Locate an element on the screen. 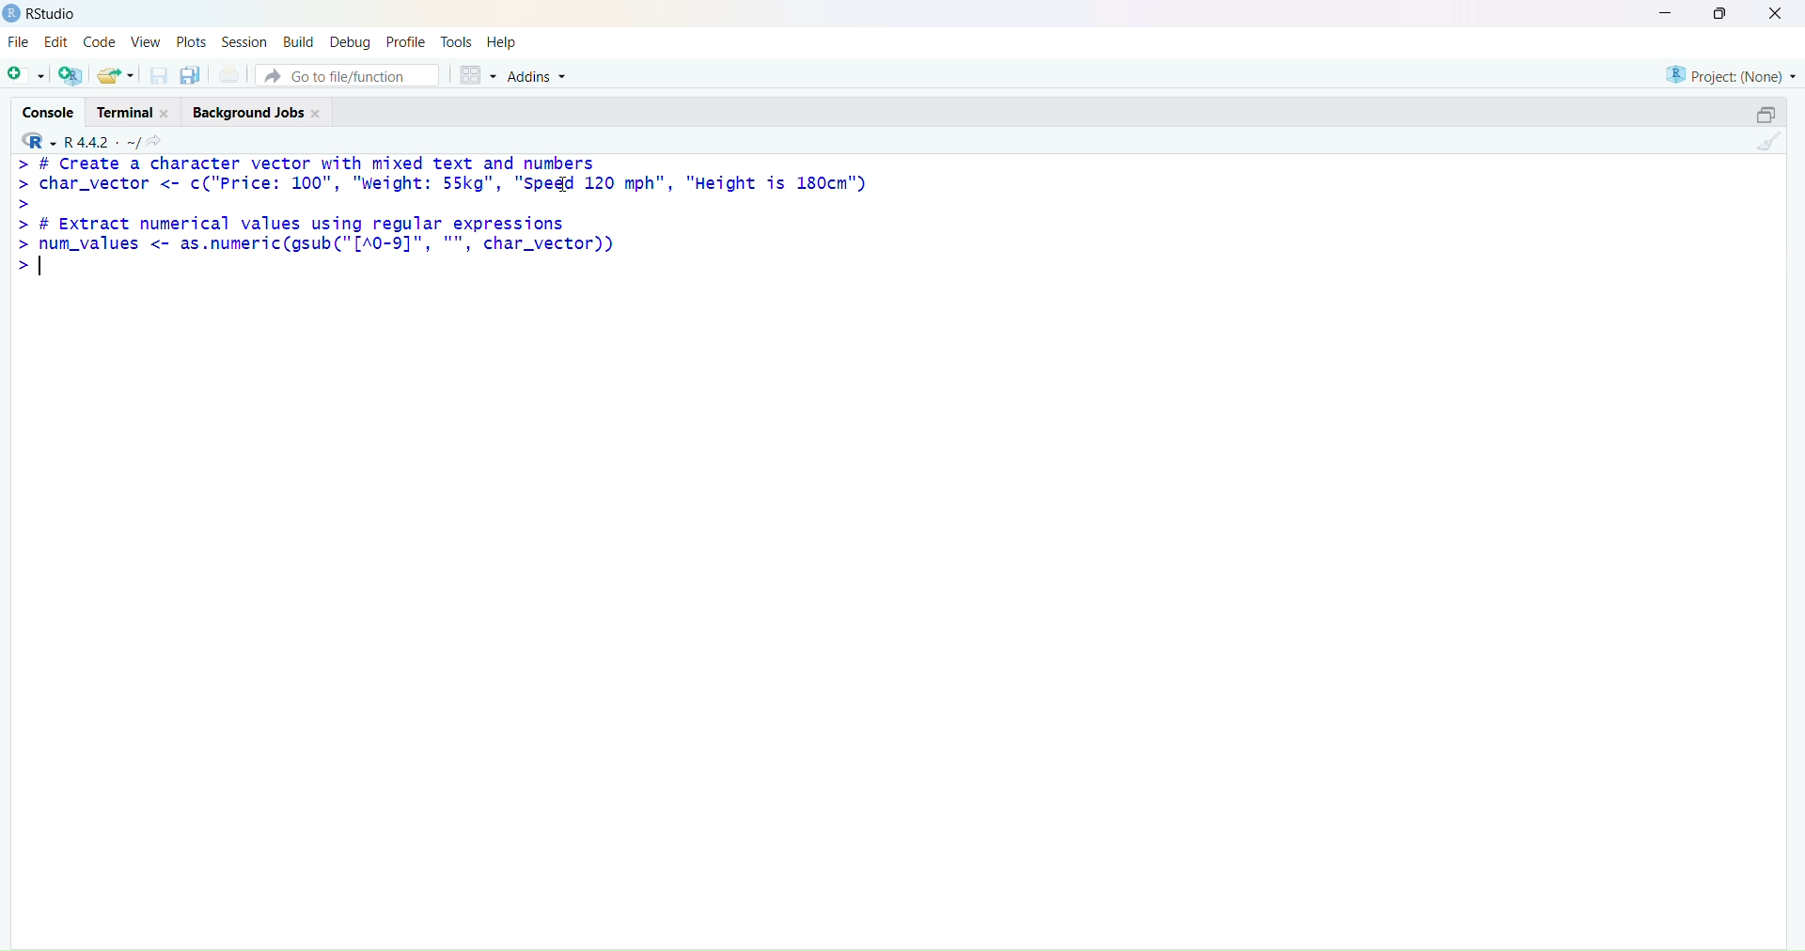 The width and height of the screenshot is (1805, 951). grid view is located at coordinates (479, 75).